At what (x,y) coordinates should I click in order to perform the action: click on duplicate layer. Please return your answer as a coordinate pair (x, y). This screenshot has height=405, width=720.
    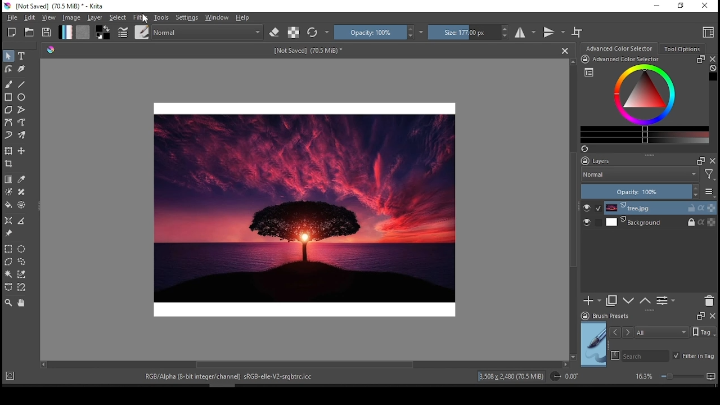
    Looking at the image, I should click on (611, 301).